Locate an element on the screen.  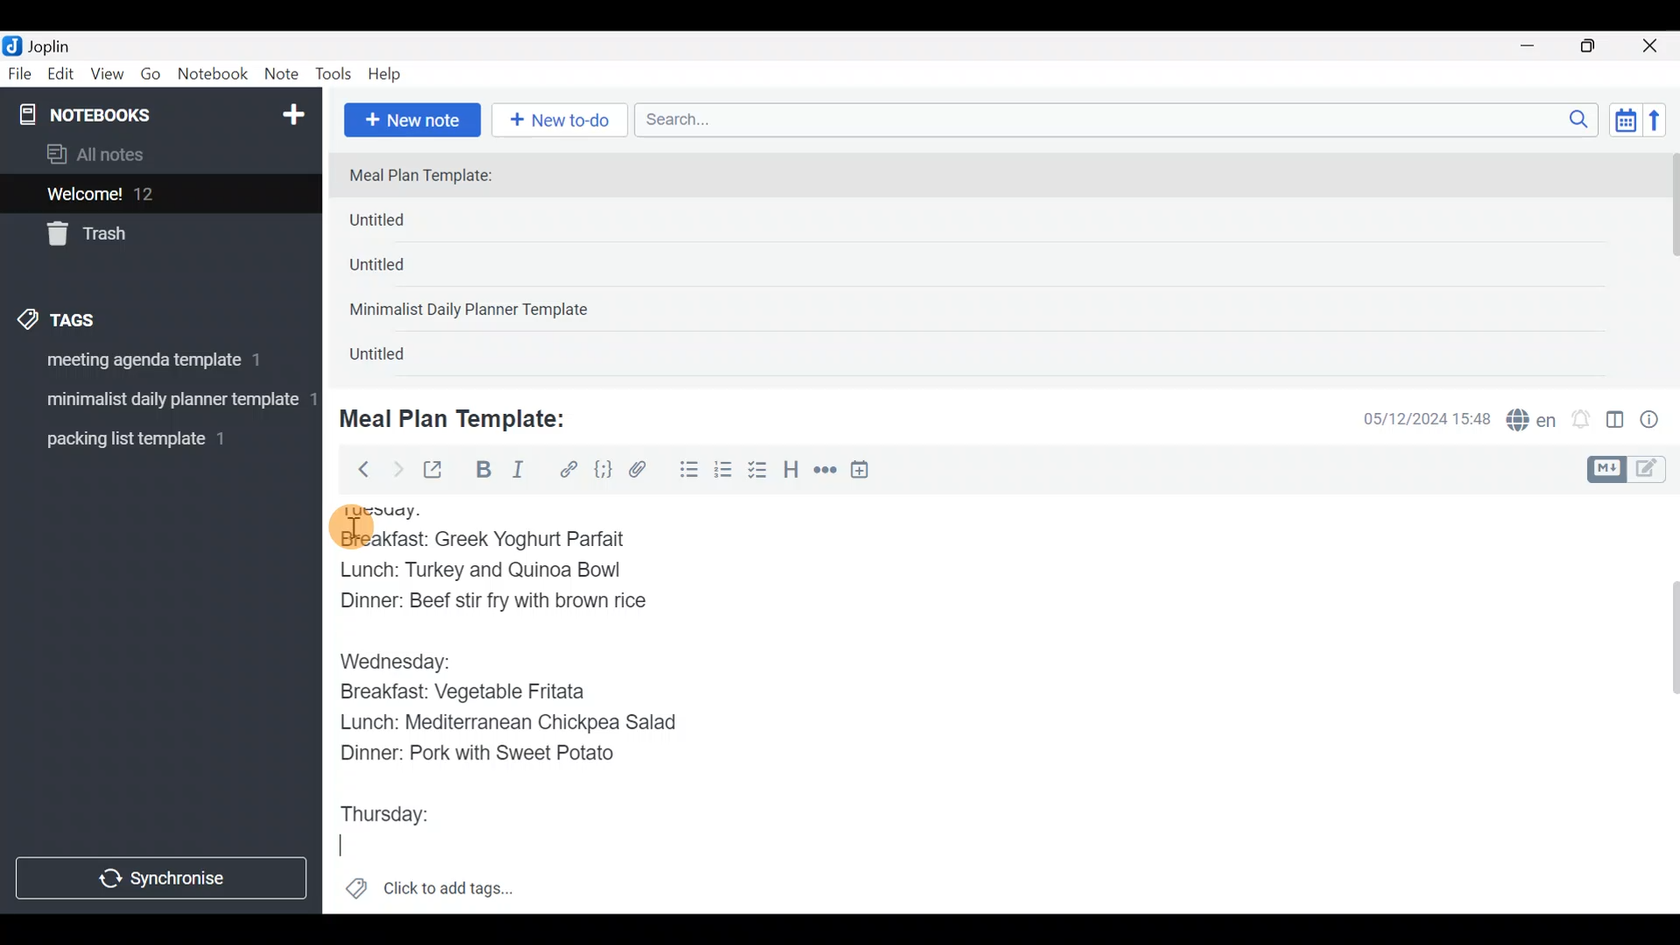
Forward is located at coordinates (397, 469).